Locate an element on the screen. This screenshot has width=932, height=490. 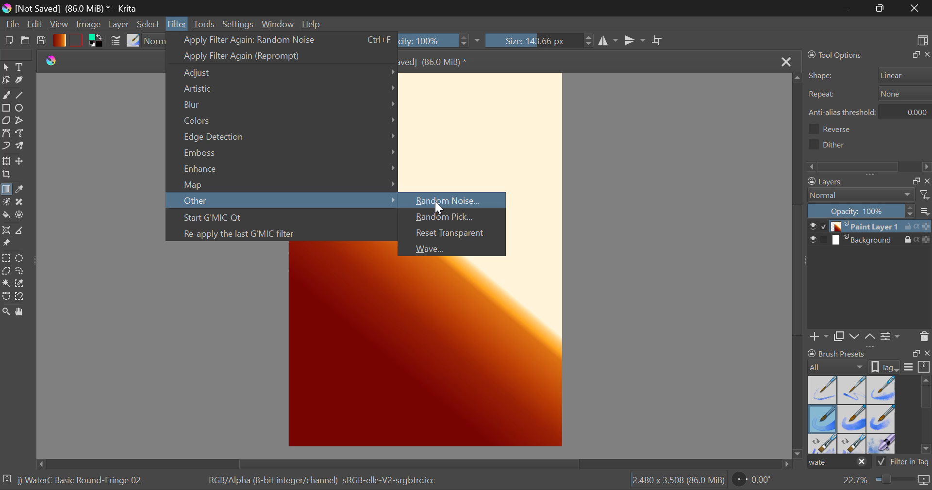
brush preset settings is located at coordinates (838, 366).